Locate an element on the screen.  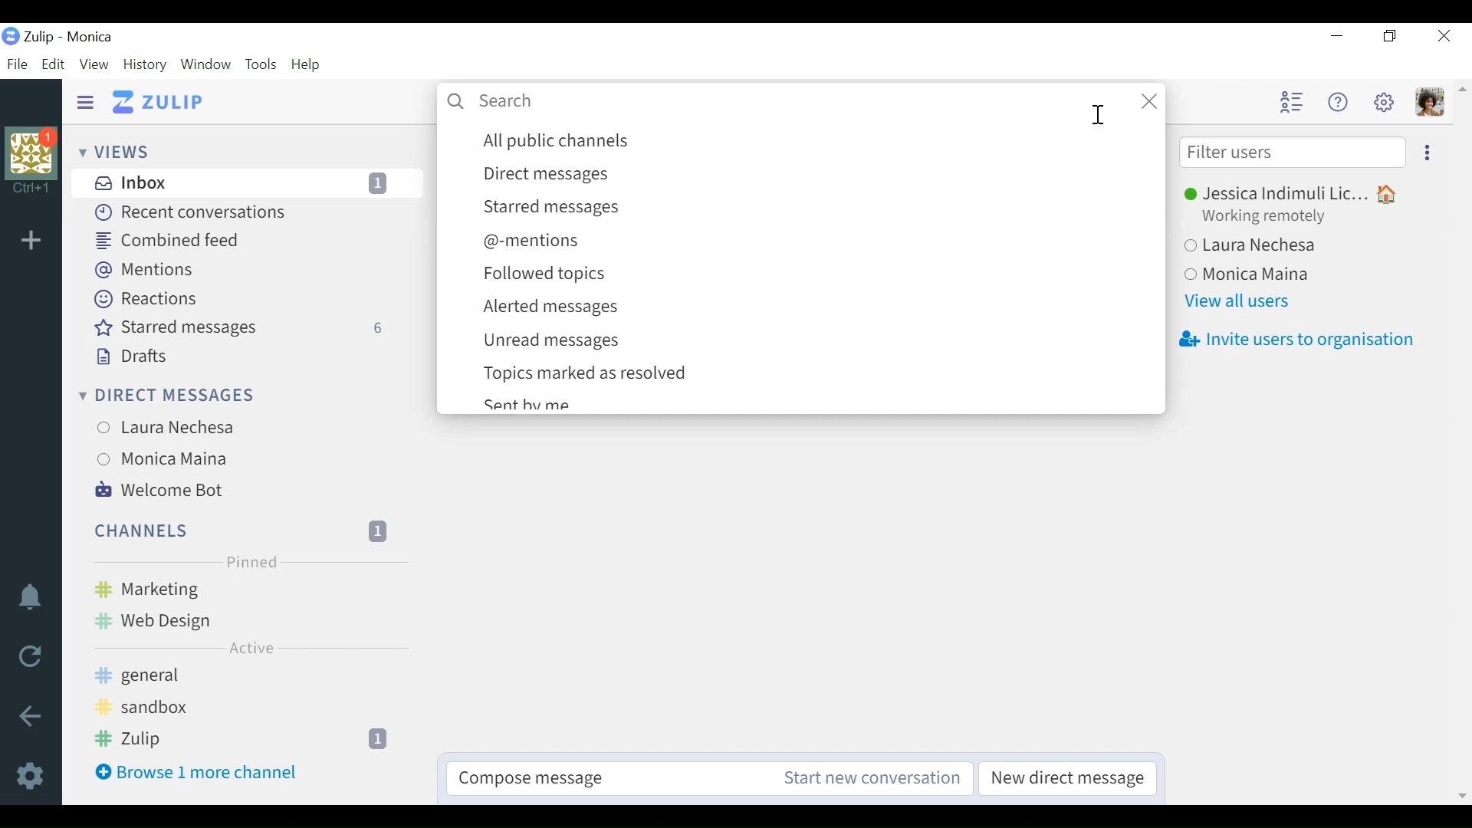
History is located at coordinates (145, 65).